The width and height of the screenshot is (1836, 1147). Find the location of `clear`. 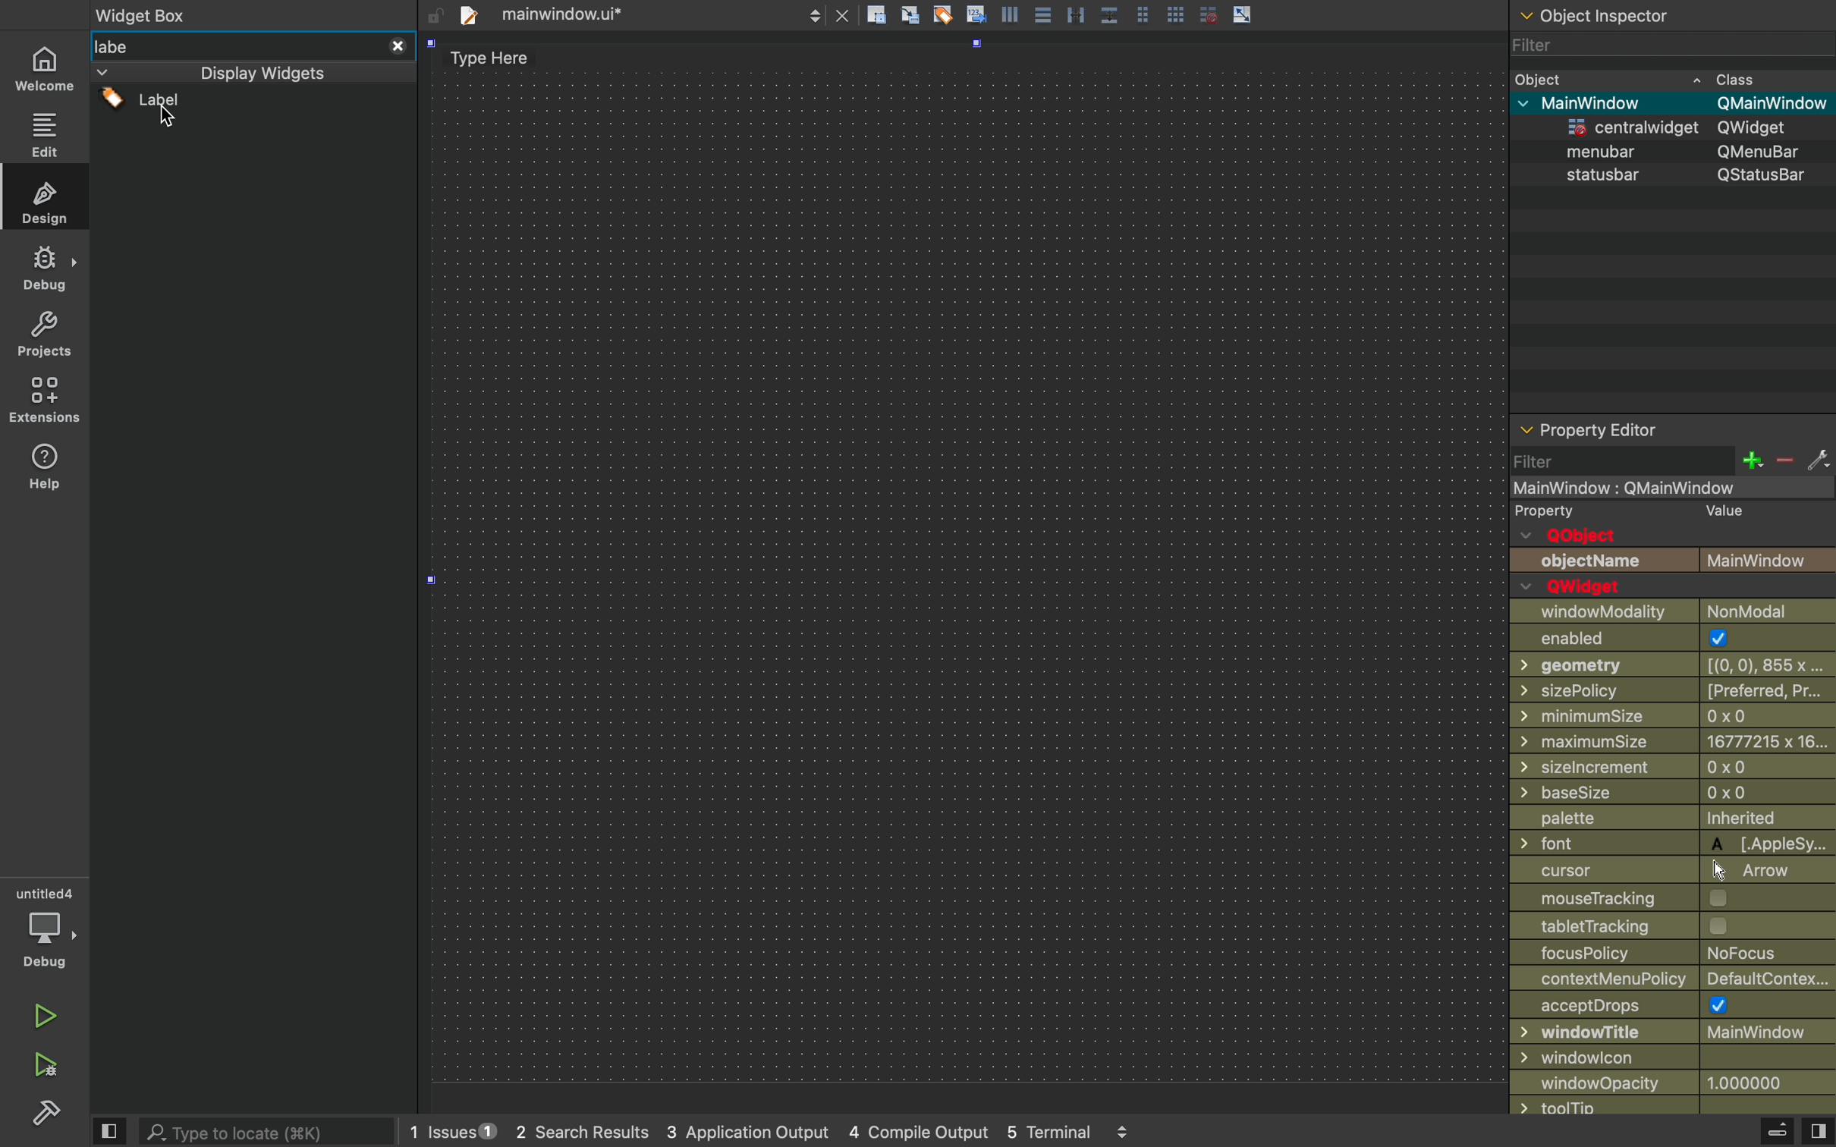

clear is located at coordinates (943, 14).